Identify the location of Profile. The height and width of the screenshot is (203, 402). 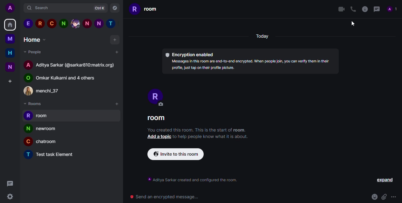
(158, 96).